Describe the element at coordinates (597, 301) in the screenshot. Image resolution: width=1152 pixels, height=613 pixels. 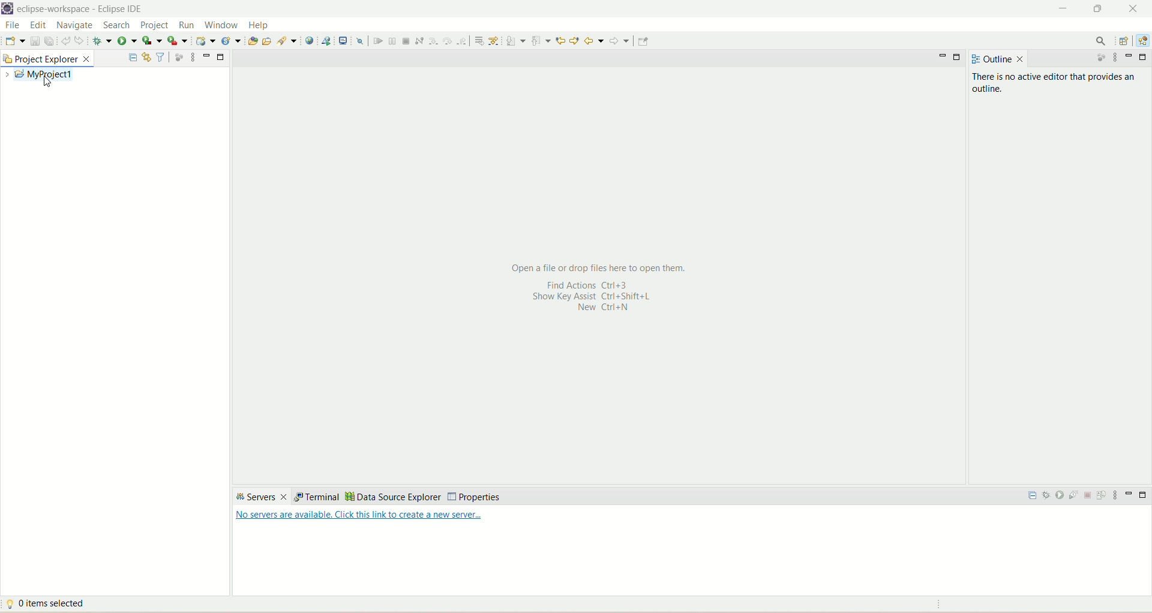
I see `shortcut key` at that location.